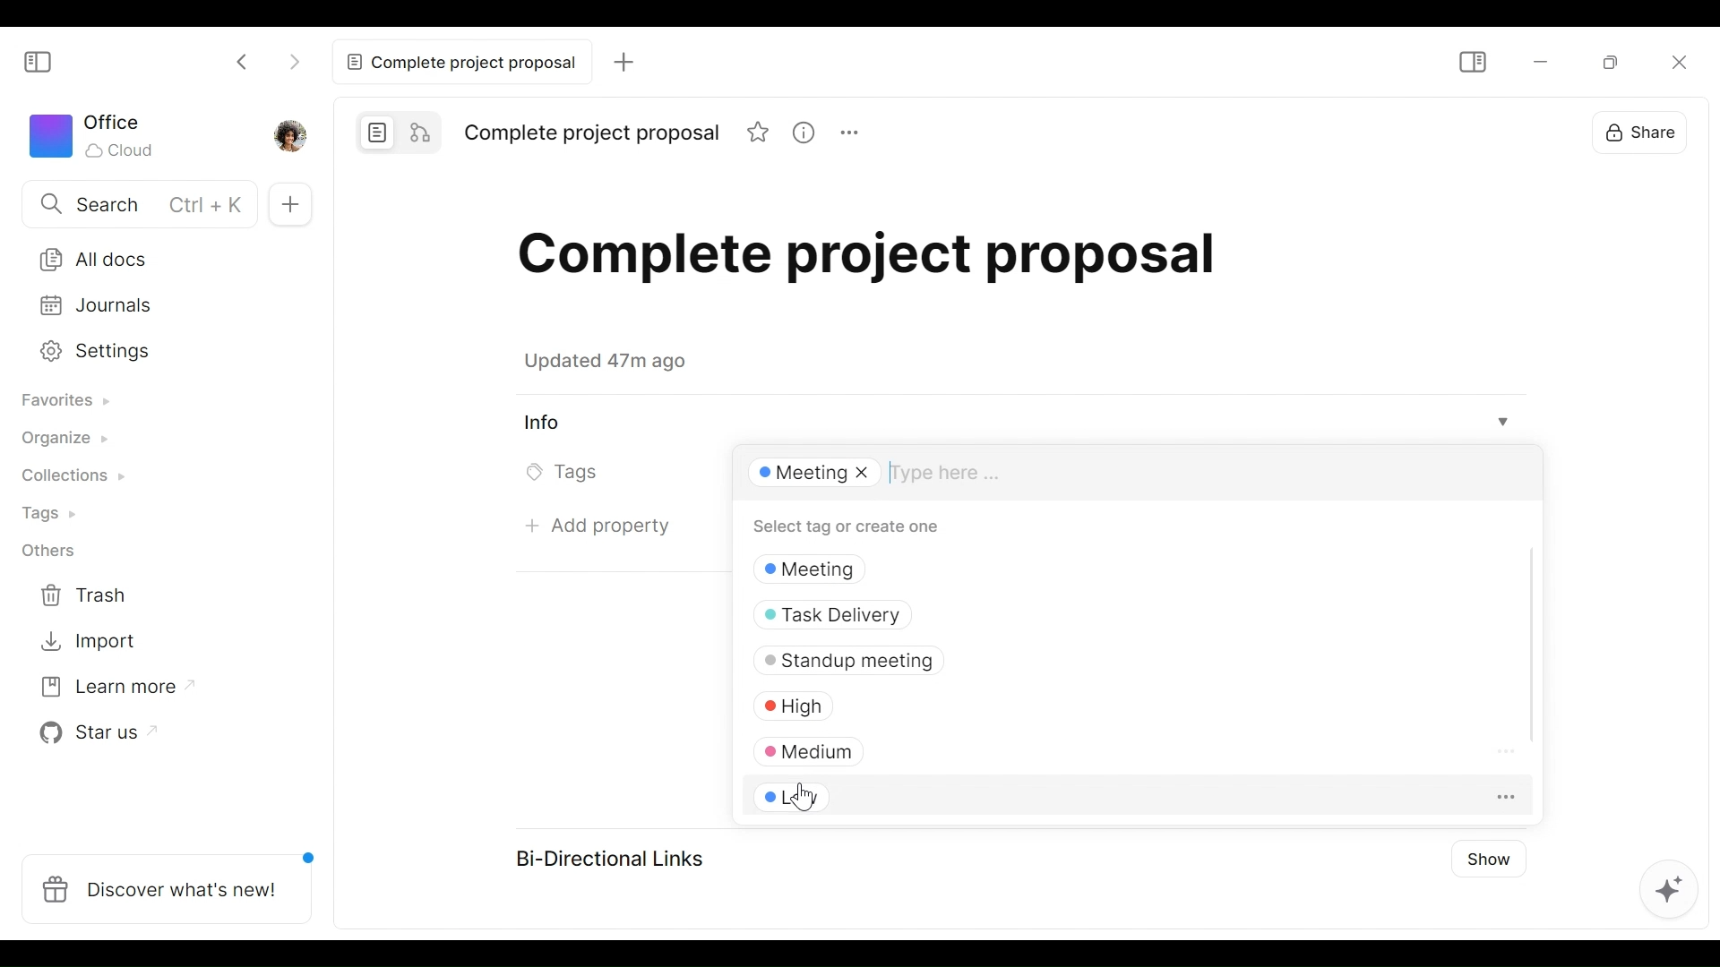 The width and height of the screenshot is (1720, 967). What do you see at coordinates (95, 735) in the screenshot?
I see `Star us` at bounding box center [95, 735].